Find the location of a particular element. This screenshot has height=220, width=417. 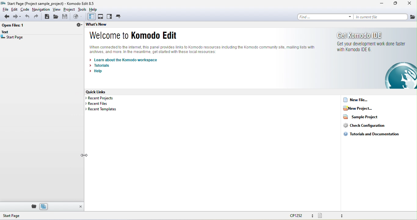

open file 1 is located at coordinates (14, 26).